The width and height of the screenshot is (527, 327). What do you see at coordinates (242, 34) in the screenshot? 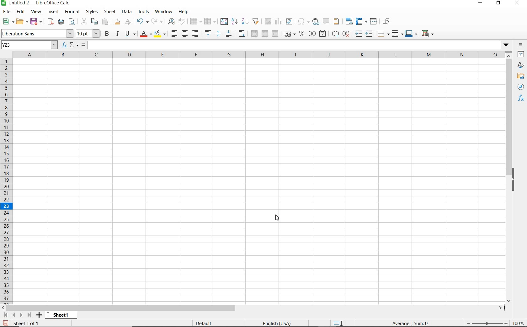
I see `WRAP TEXT` at bounding box center [242, 34].